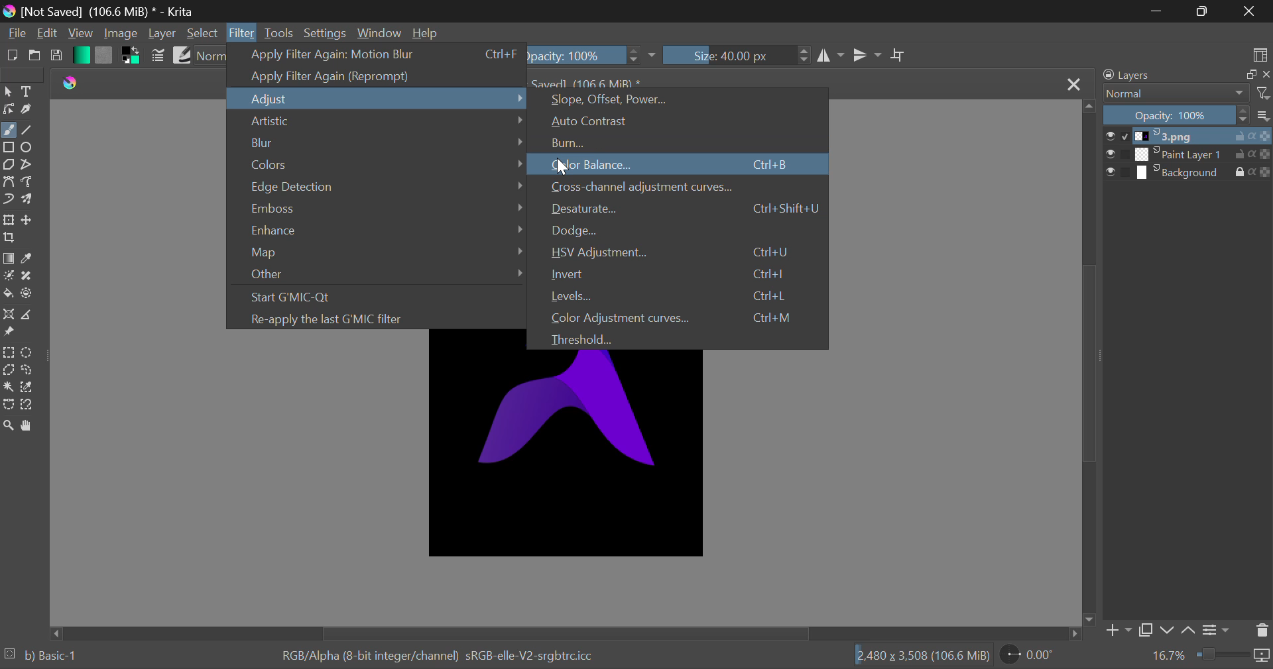 Image resolution: width=1273 pixels, height=669 pixels. I want to click on Polygons, so click(8, 166).